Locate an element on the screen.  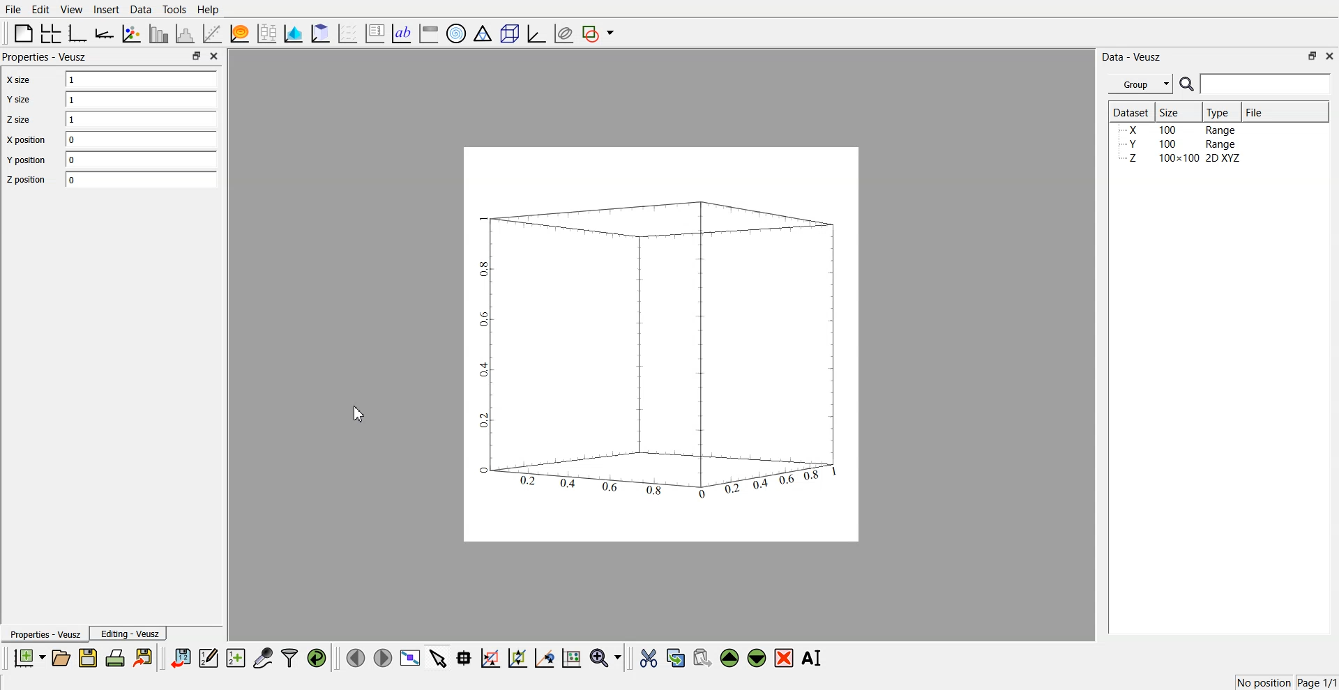
Plot bar chart is located at coordinates (158, 33).